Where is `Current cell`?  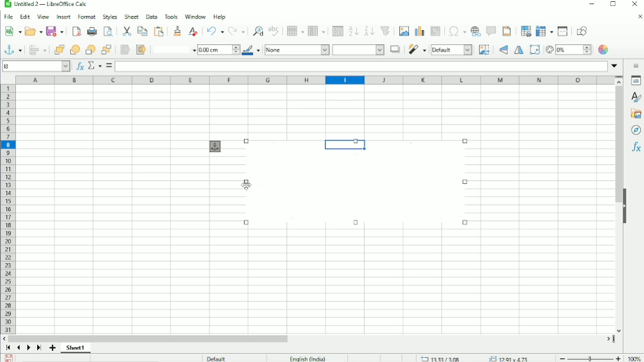 Current cell is located at coordinates (37, 65).